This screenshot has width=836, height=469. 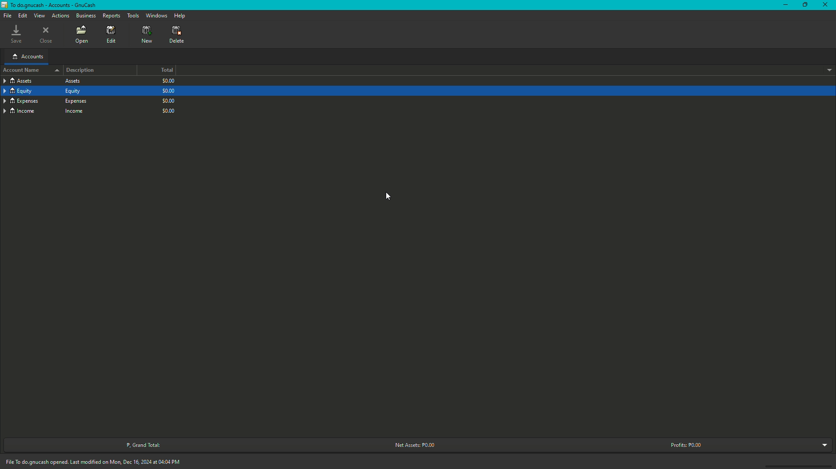 What do you see at coordinates (169, 89) in the screenshot?
I see `$0` at bounding box center [169, 89].